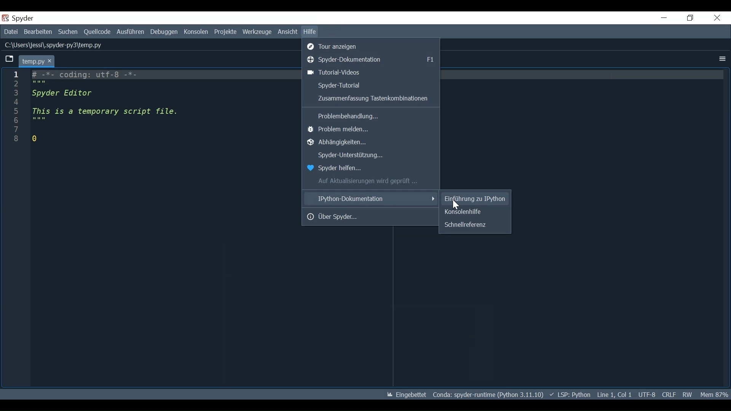  What do you see at coordinates (371, 216) in the screenshot?
I see `About Spyder` at bounding box center [371, 216].